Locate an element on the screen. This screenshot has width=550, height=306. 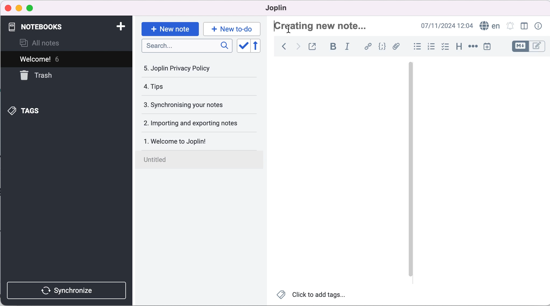
revert sort order is located at coordinates (258, 46).